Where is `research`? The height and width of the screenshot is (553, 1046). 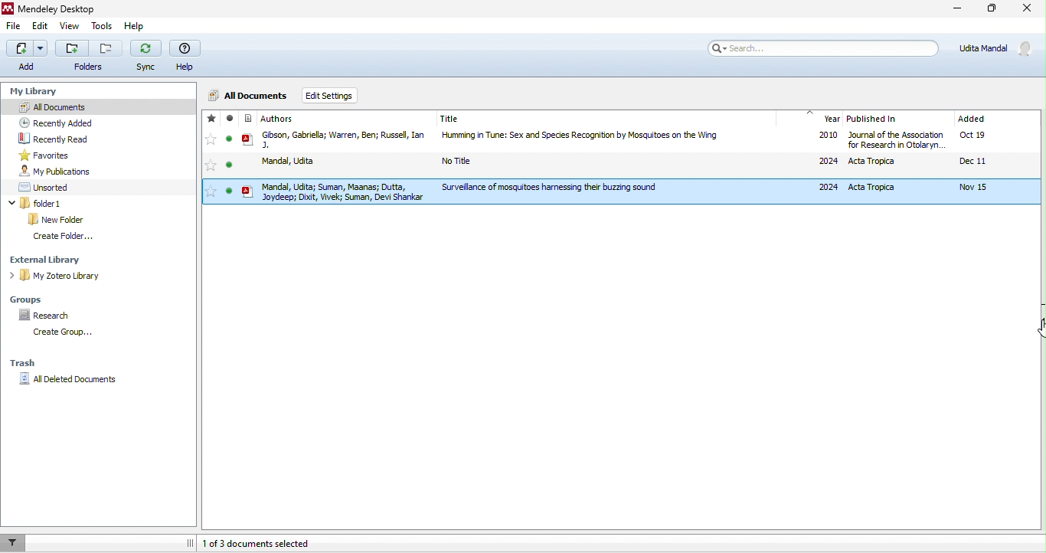 research is located at coordinates (46, 316).